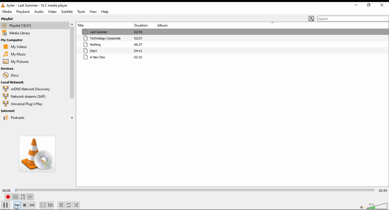 This screenshot has width=389, height=210. Describe the element at coordinates (38, 12) in the screenshot. I see `audio` at that location.